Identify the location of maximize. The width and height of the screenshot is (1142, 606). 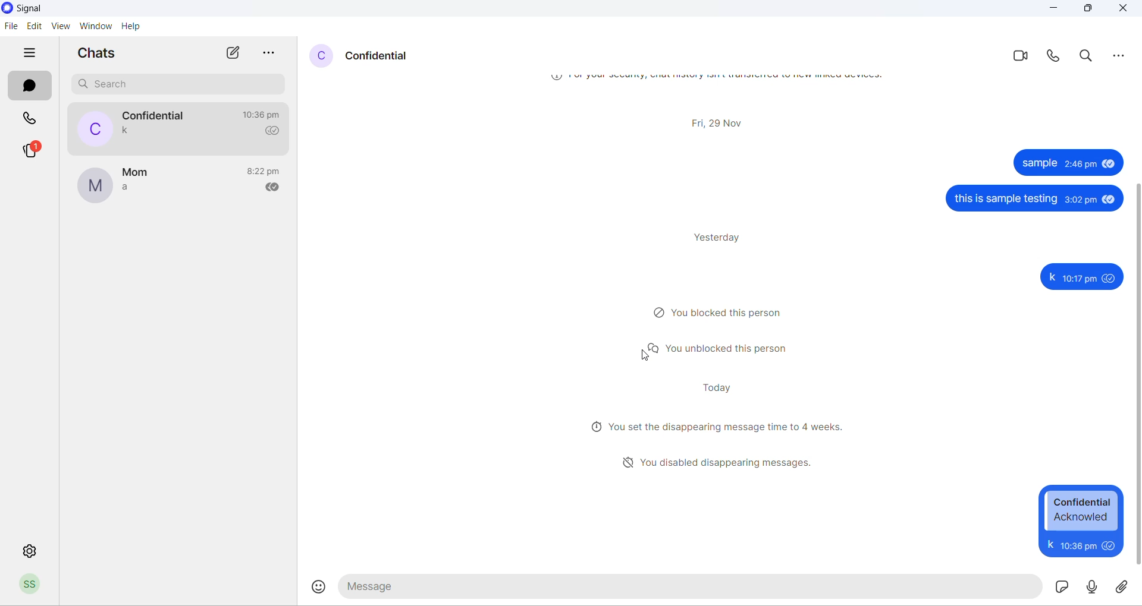
(1087, 9).